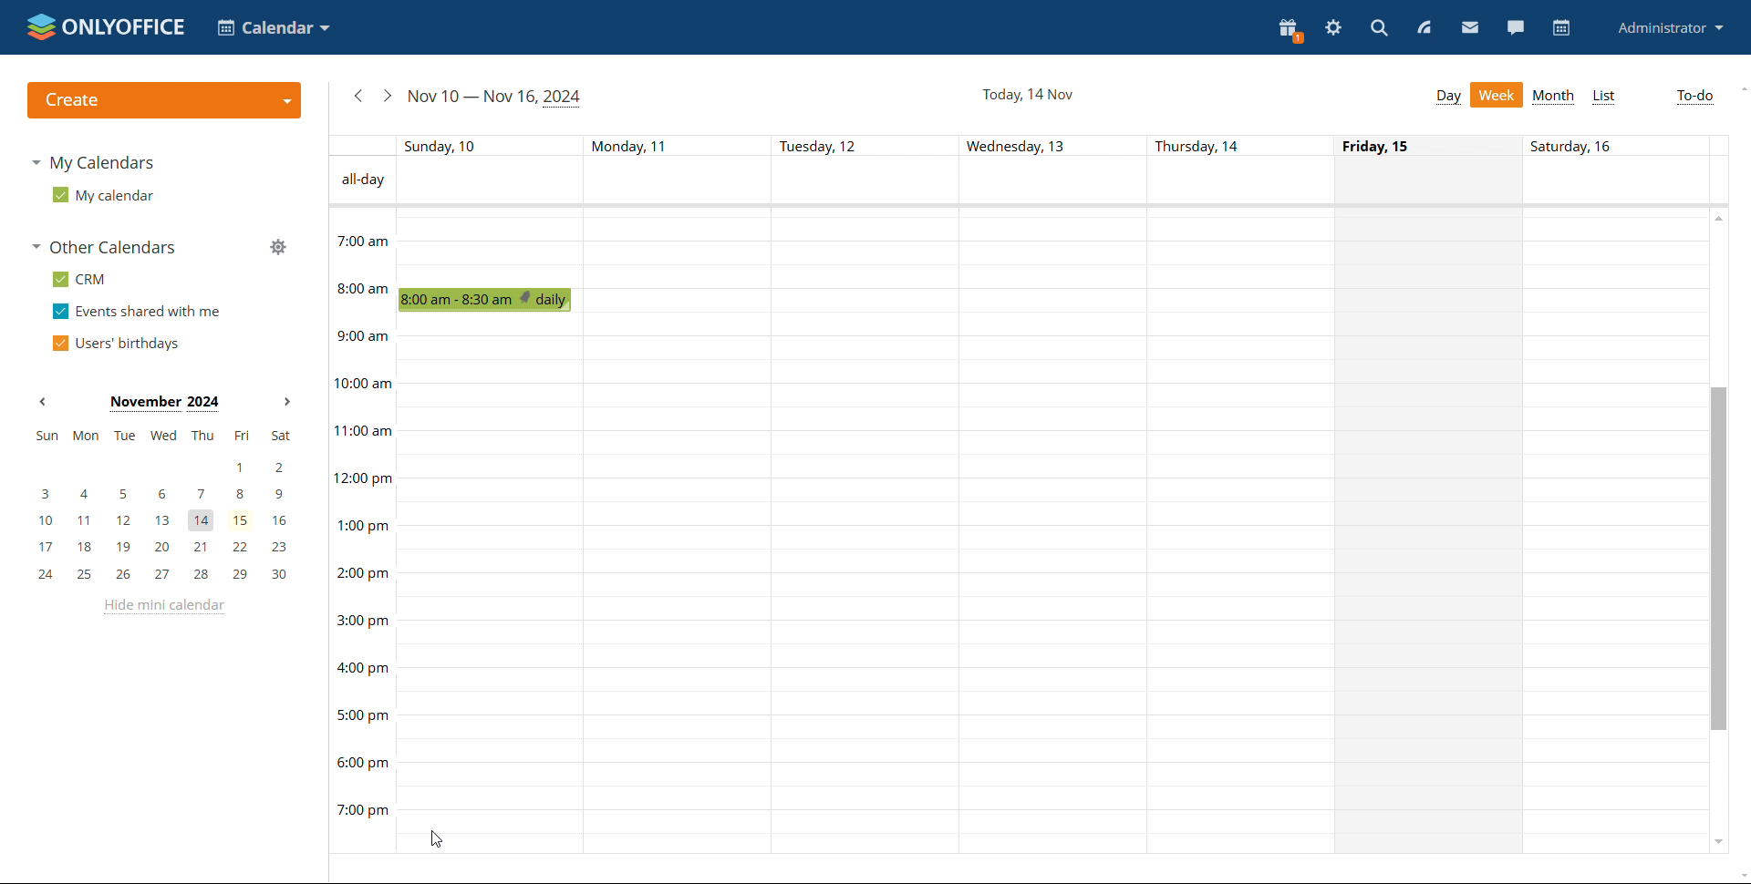 This screenshot has width=1751, height=884. I want to click on other calendars, so click(103, 247).